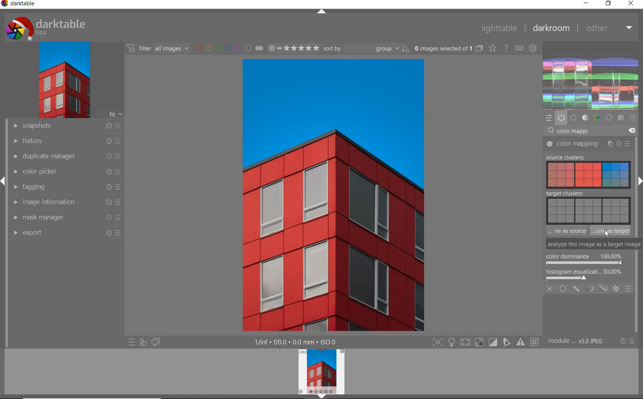 This screenshot has width=643, height=399. I want to click on mask manager, so click(67, 218).